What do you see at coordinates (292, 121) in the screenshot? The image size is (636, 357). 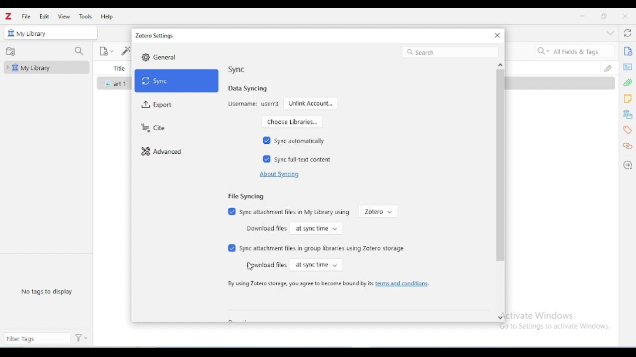 I see `choose libraries` at bounding box center [292, 121].